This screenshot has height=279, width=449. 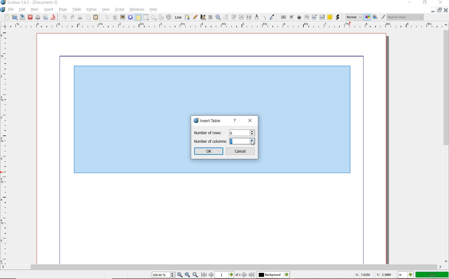 What do you see at coordinates (80, 17) in the screenshot?
I see `cut` at bounding box center [80, 17].